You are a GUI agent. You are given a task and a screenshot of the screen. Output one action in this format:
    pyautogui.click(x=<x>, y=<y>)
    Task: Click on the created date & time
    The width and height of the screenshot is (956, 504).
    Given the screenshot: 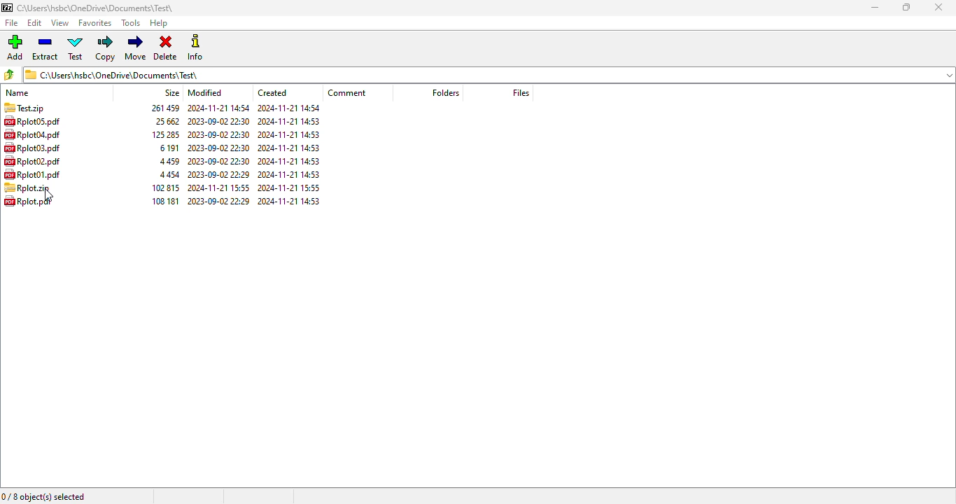 What is the action you would take?
    pyautogui.click(x=289, y=154)
    